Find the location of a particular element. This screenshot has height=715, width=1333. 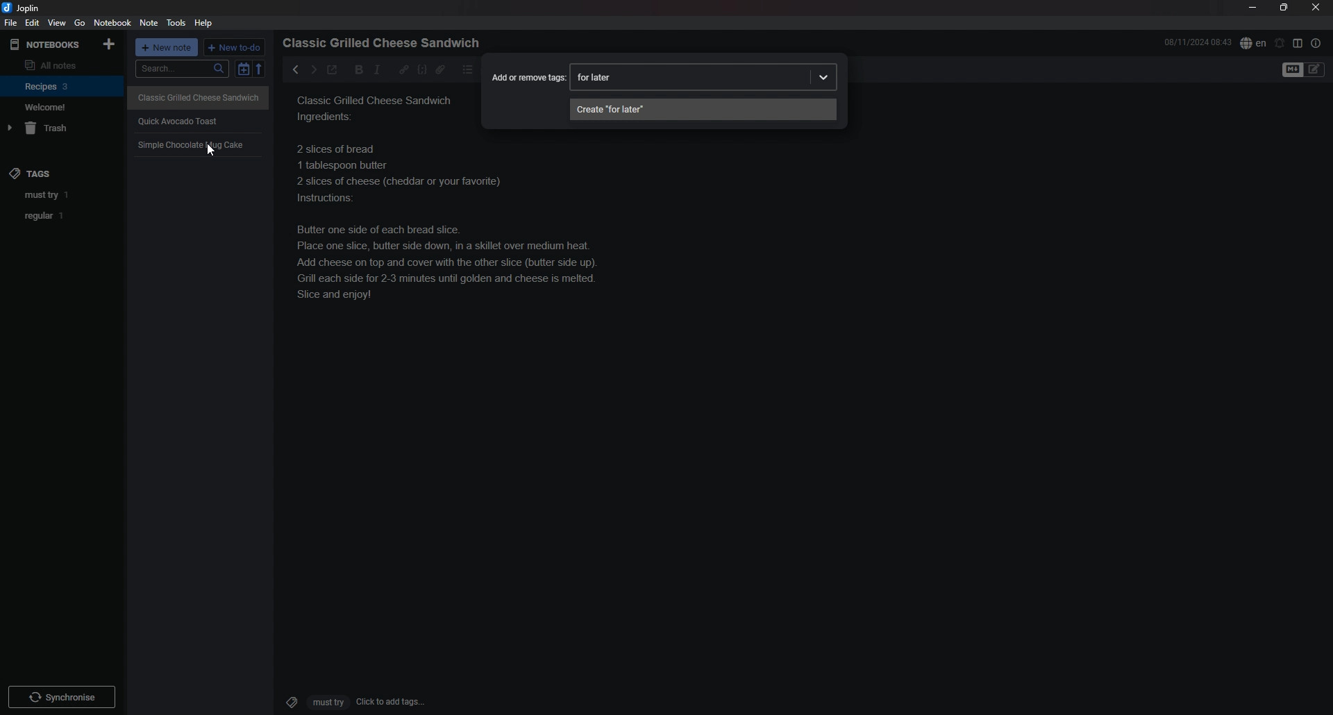

code is located at coordinates (421, 69).